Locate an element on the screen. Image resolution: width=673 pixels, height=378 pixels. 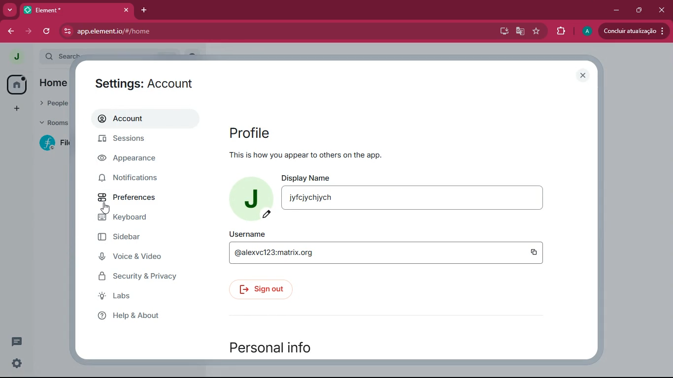
profile is located at coordinates (252, 132).